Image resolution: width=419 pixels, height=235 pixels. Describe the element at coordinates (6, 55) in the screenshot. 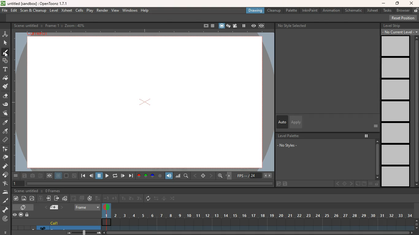

I see `Cursor` at that location.